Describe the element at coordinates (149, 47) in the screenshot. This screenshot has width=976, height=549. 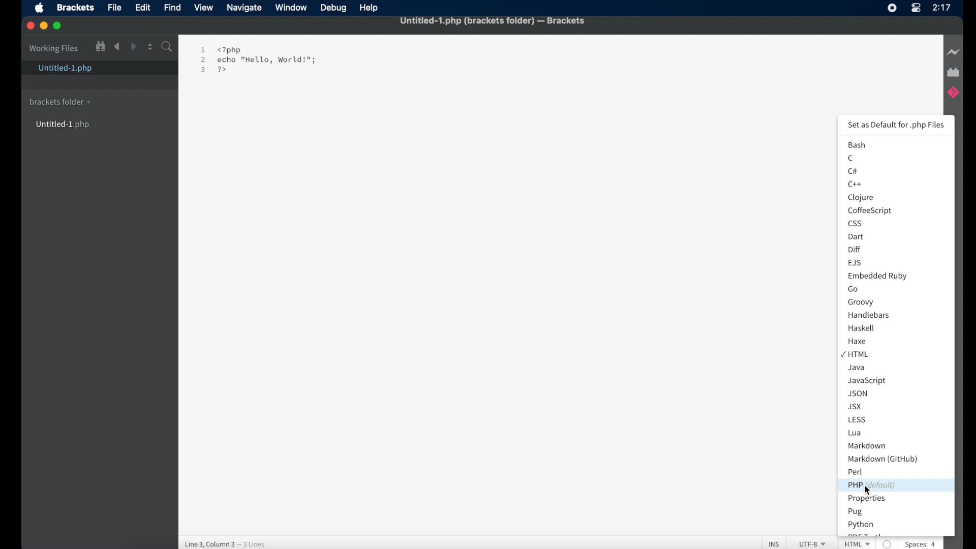
I see `split  editor vertical or horizontal` at that location.